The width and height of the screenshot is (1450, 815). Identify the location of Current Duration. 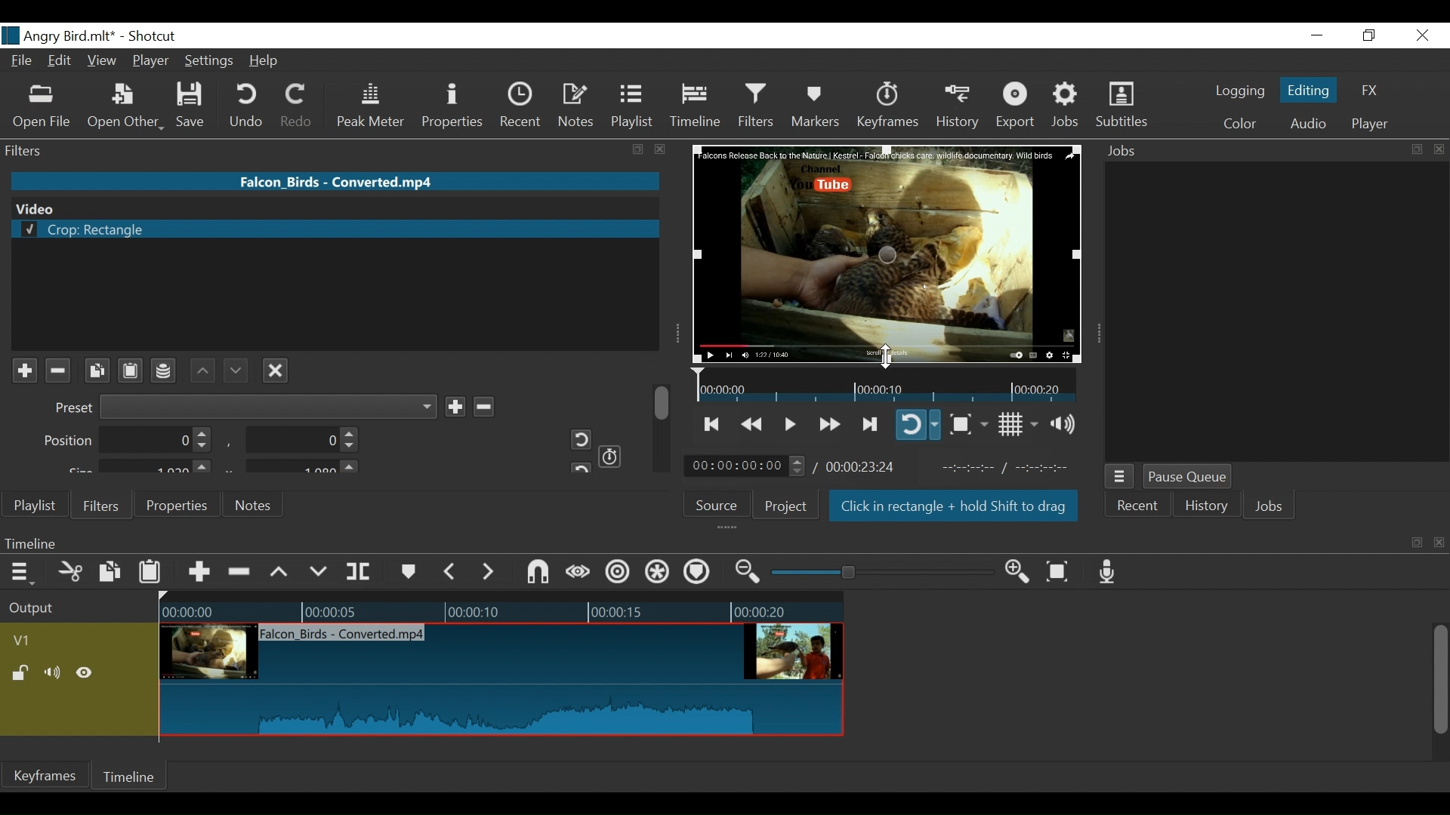
(745, 465).